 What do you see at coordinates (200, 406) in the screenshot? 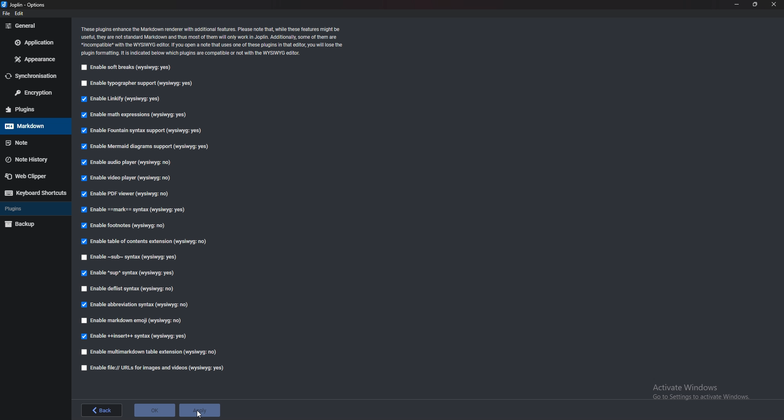
I see `apply` at bounding box center [200, 406].